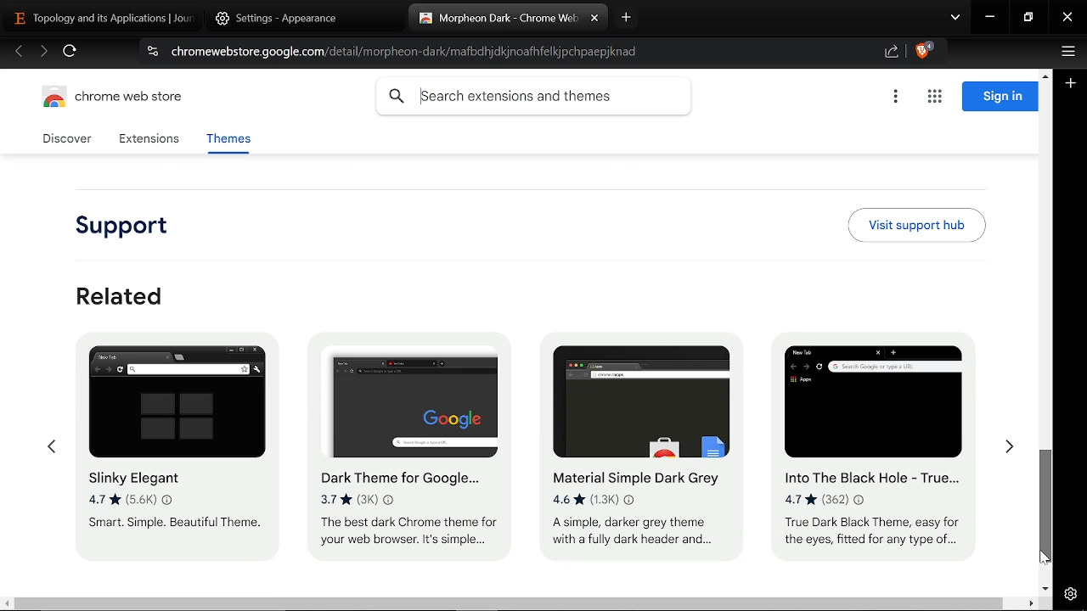 The image size is (1087, 611). Describe the element at coordinates (70, 53) in the screenshot. I see `Refesh` at that location.